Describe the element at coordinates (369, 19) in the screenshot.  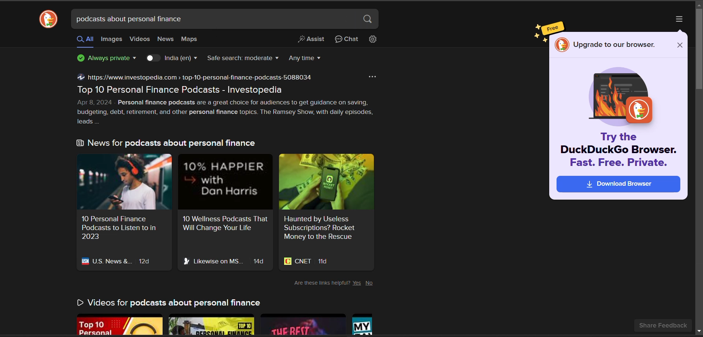
I see `search` at that location.